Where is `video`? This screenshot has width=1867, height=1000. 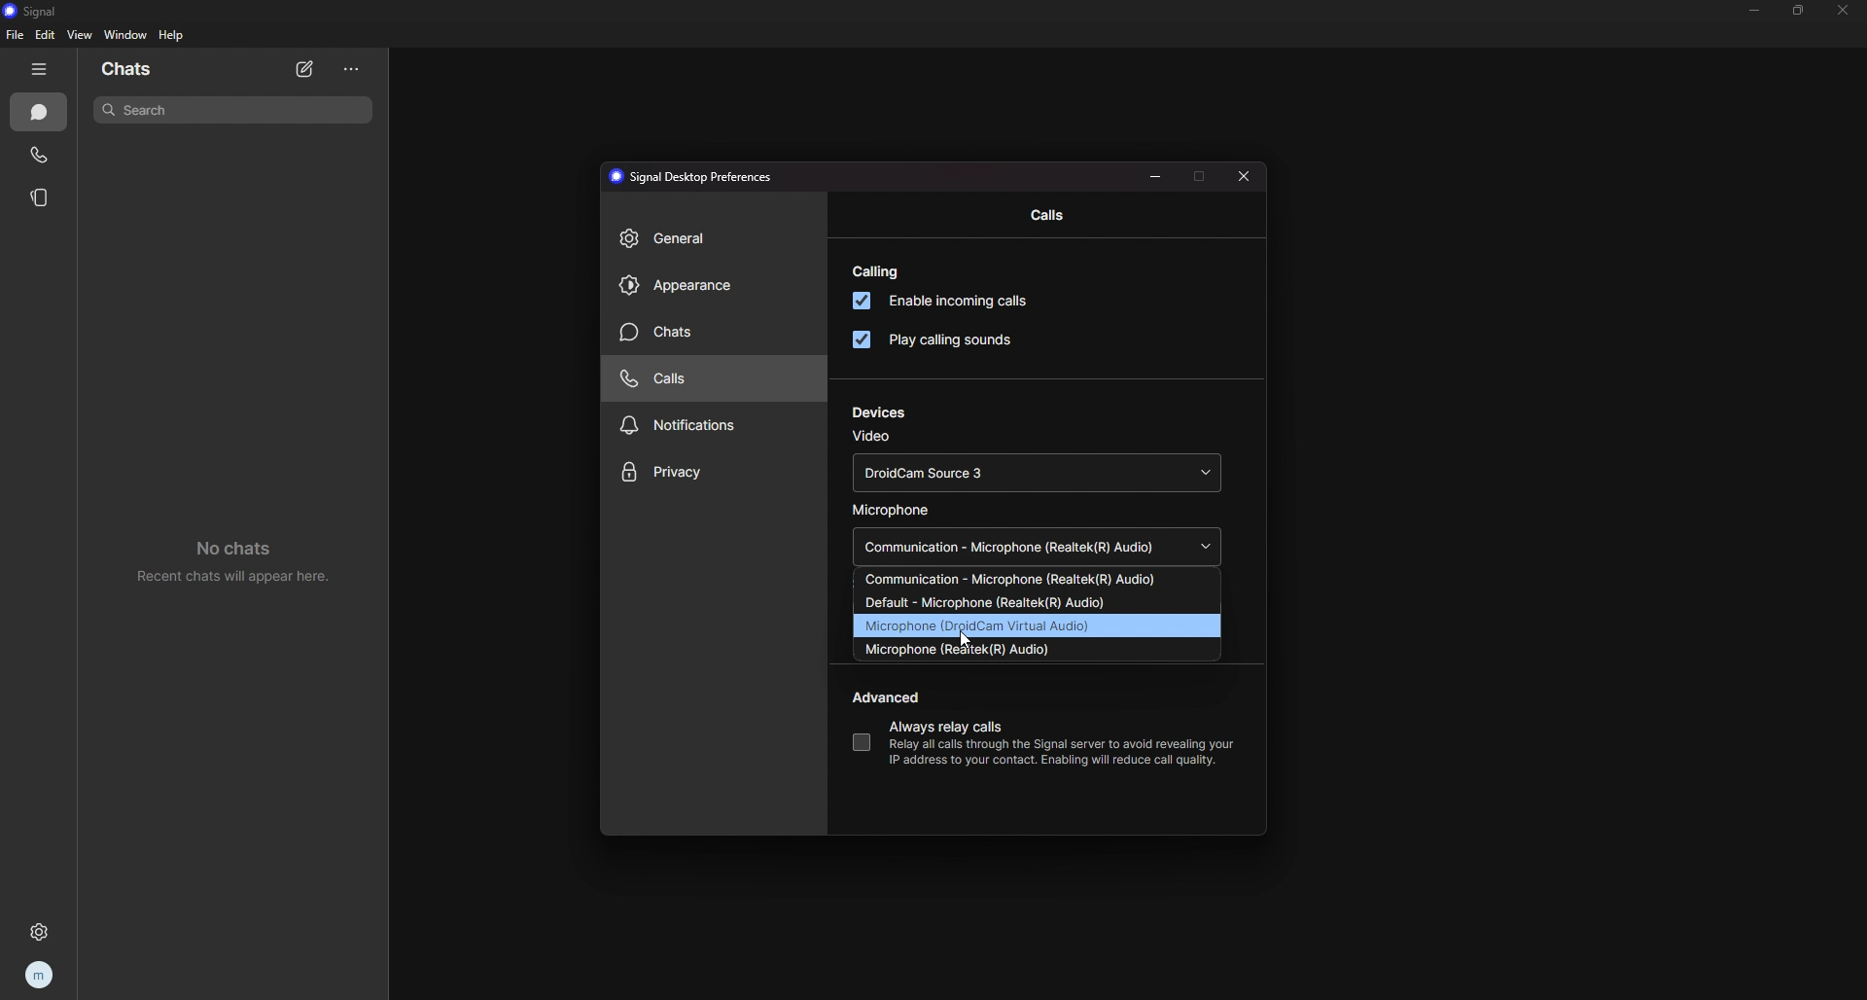
video is located at coordinates (874, 438).